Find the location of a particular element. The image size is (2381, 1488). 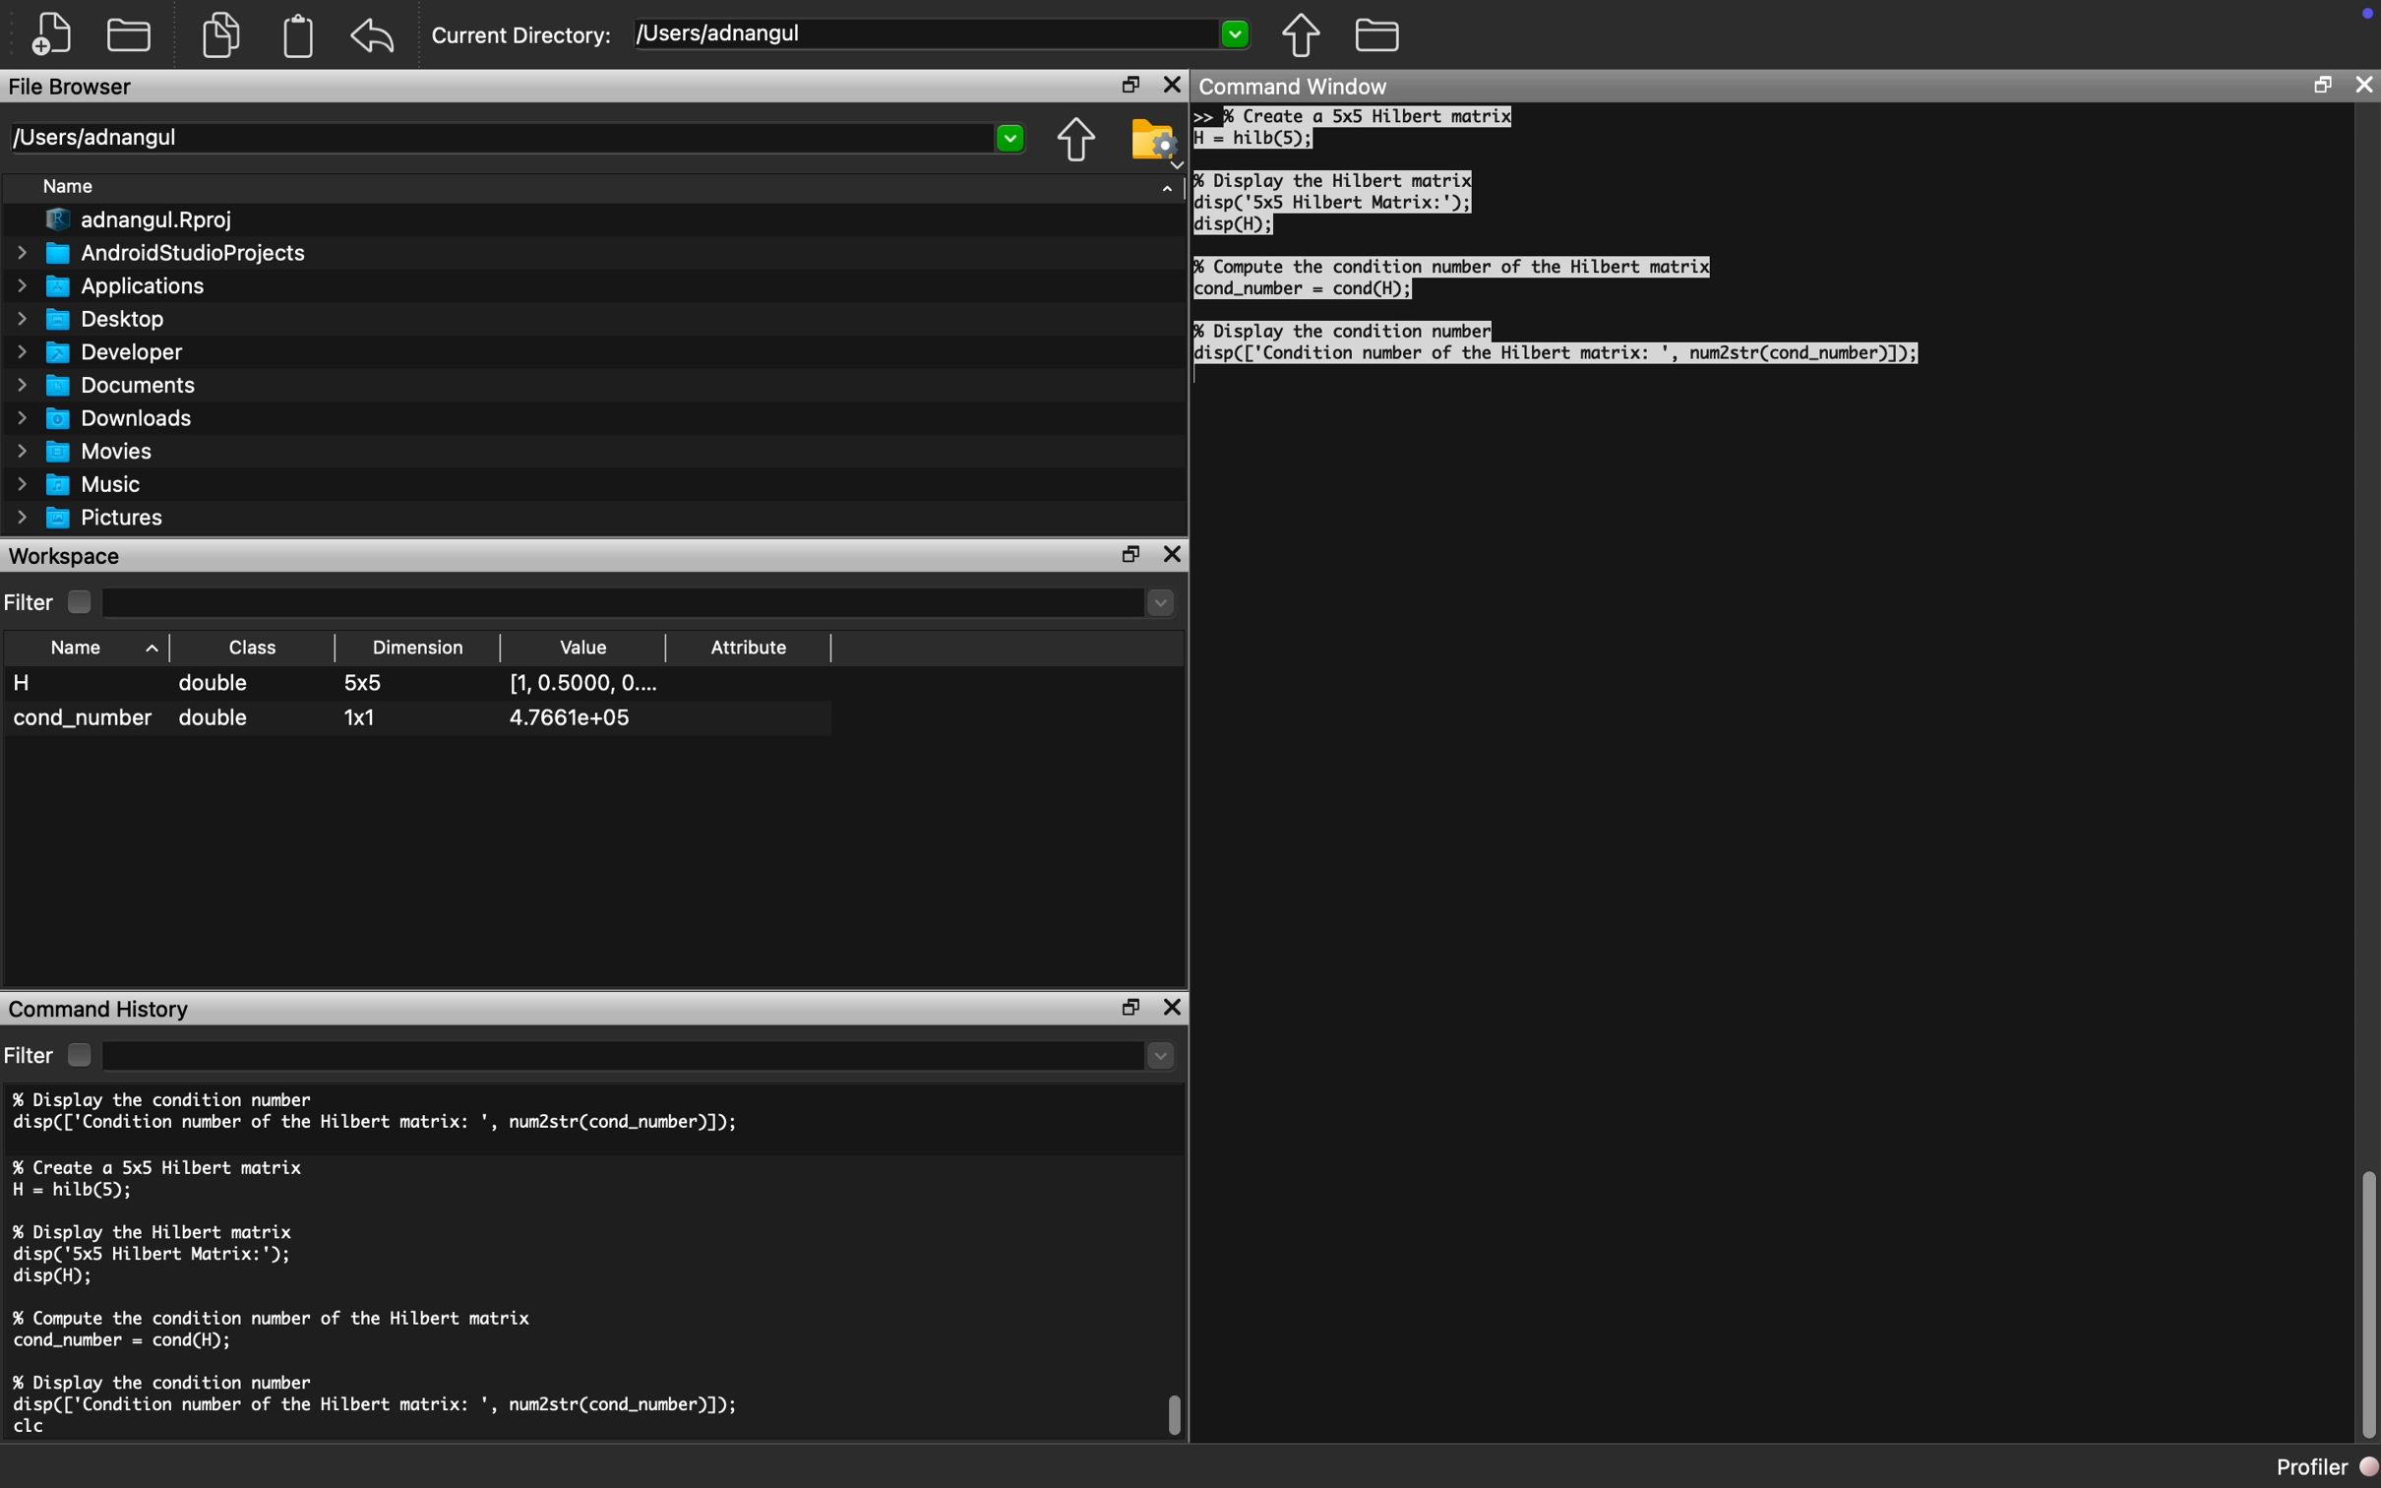

Developer is located at coordinates (97, 351).